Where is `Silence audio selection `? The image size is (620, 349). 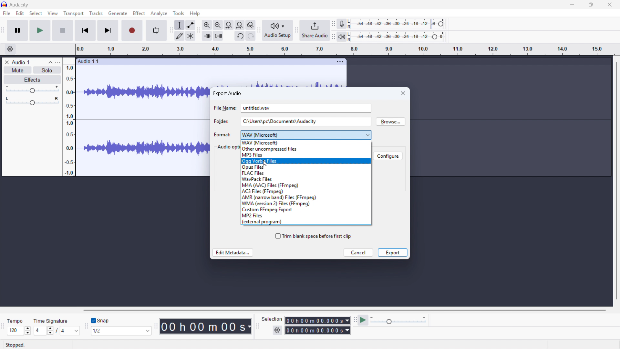 Silence audio selection  is located at coordinates (218, 36).